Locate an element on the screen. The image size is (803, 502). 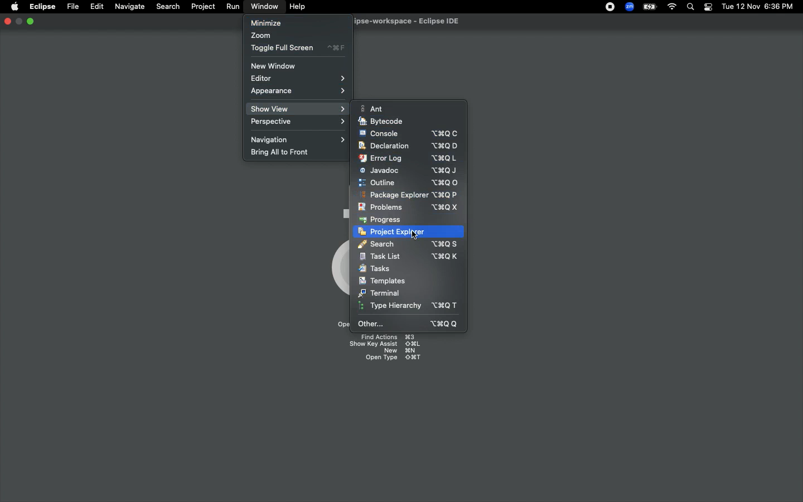
Other is located at coordinates (409, 324).